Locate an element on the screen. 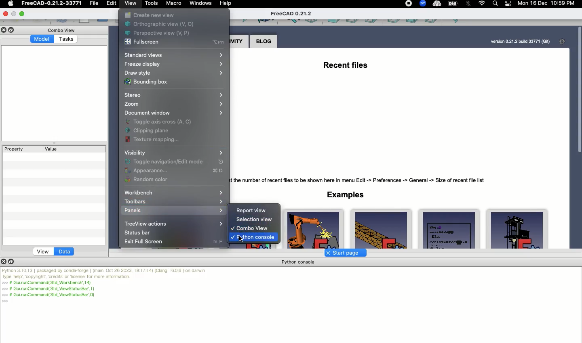  TreeView actions is located at coordinates (173, 223).